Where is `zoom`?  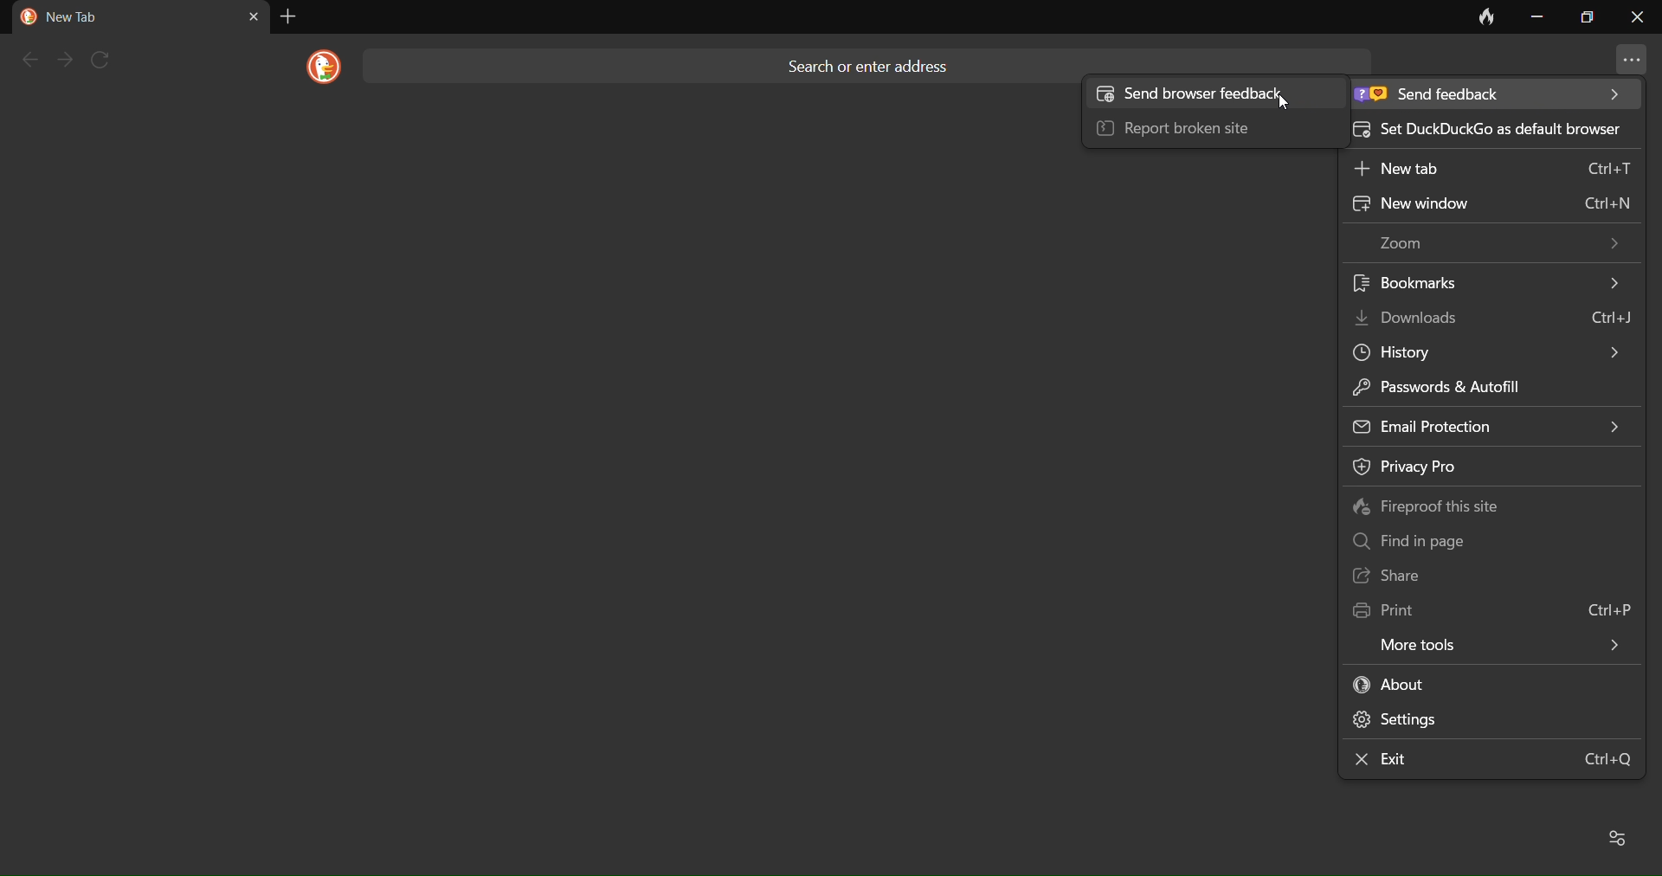
zoom is located at coordinates (1501, 242).